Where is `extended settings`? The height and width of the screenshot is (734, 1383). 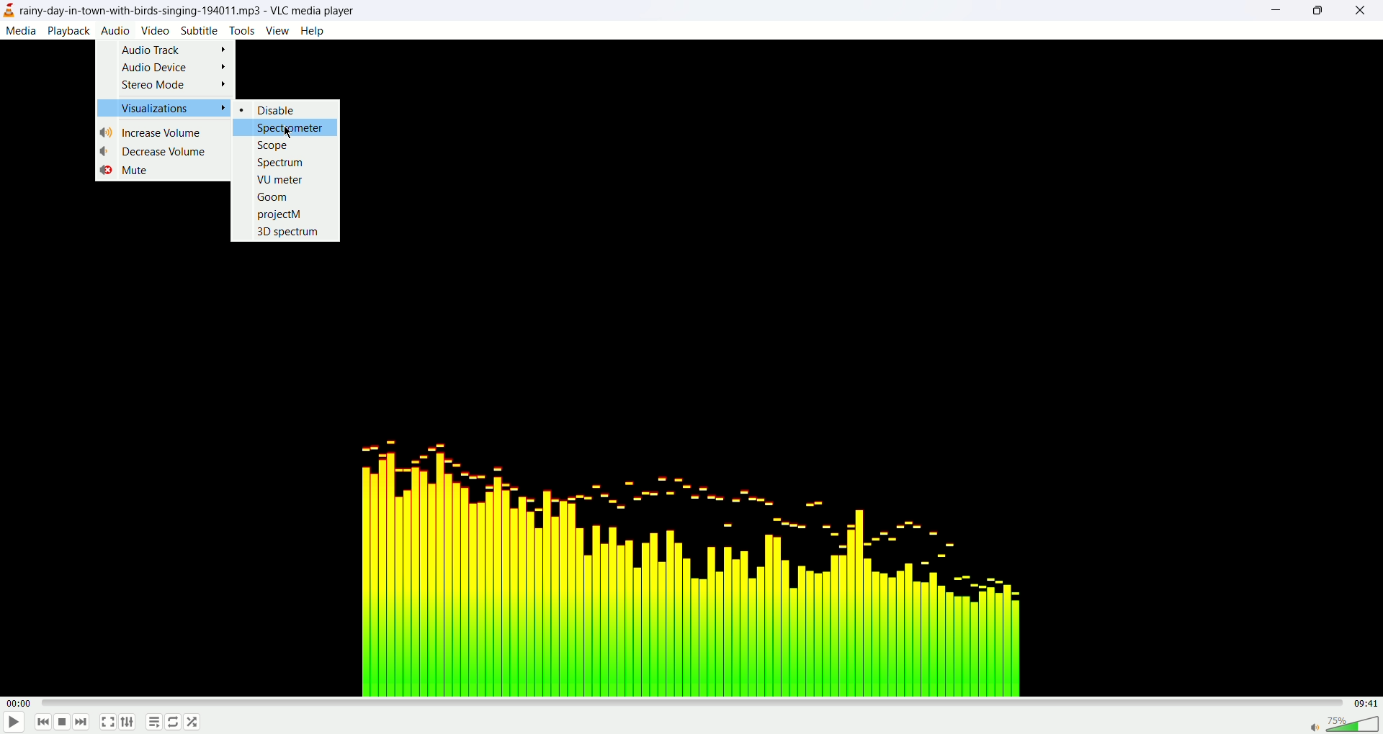 extended settings is located at coordinates (128, 723).